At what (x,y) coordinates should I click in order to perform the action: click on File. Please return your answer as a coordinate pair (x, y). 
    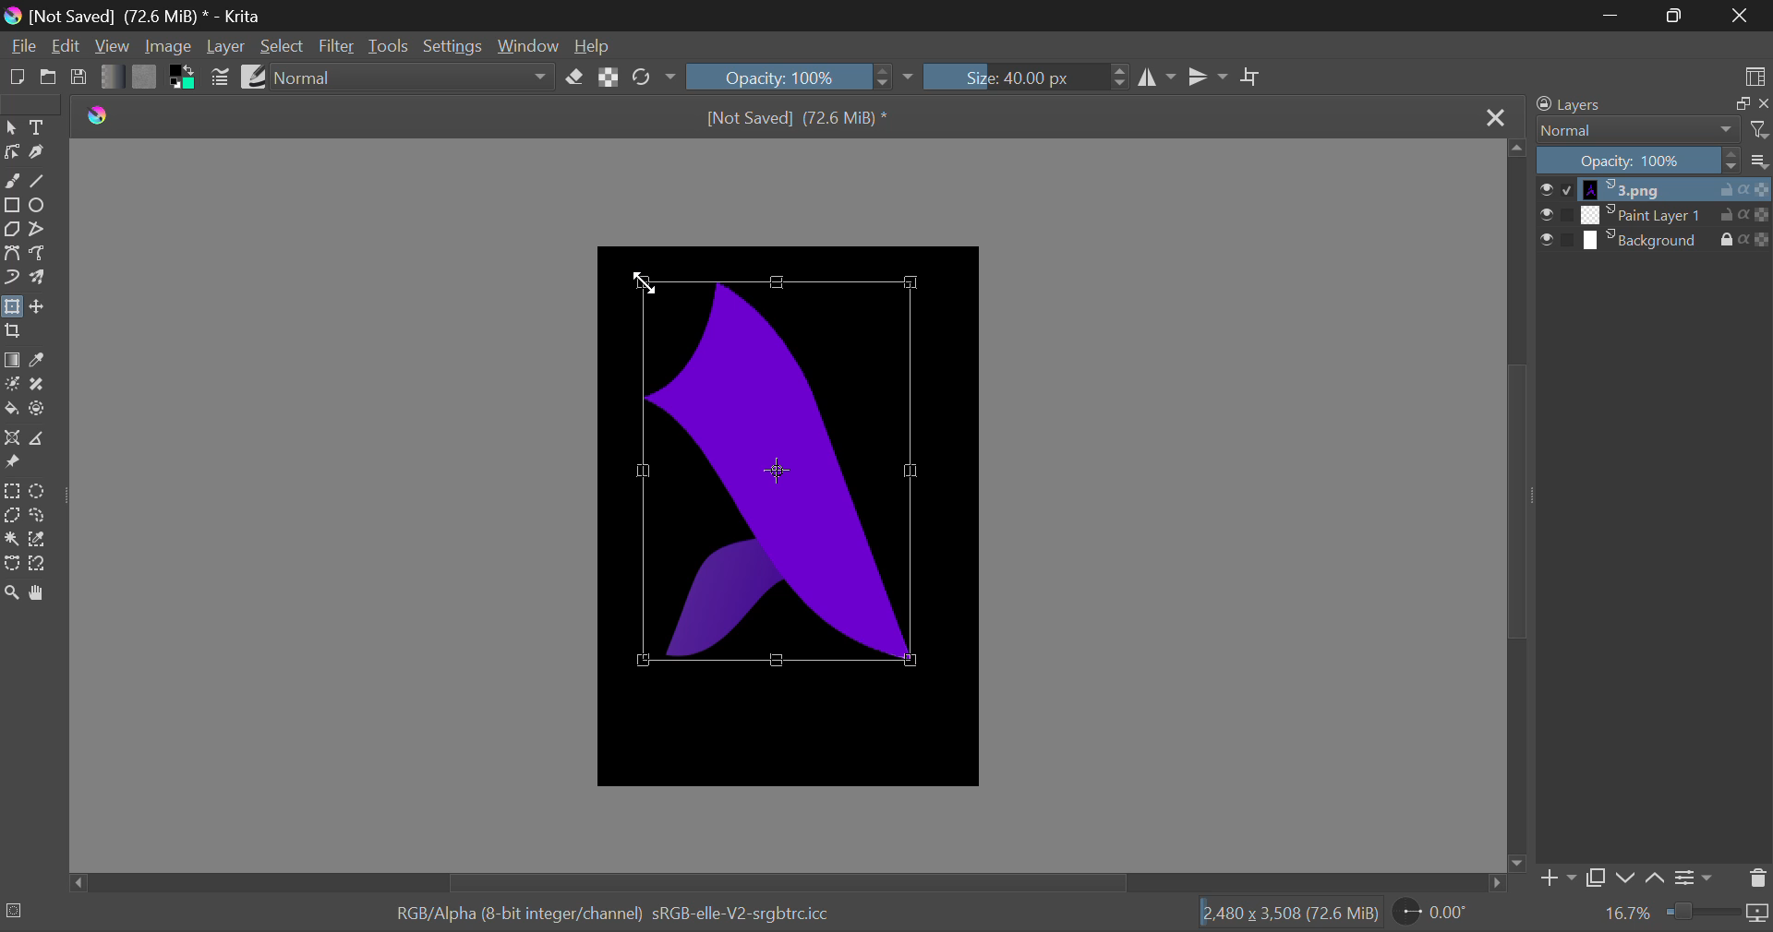
    Looking at the image, I should click on (22, 46).